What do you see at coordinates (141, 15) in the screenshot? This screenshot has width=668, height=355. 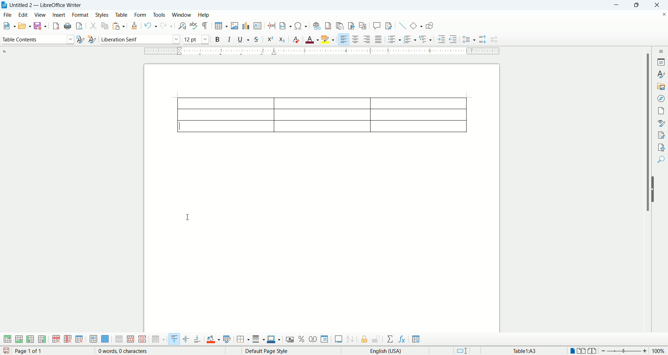 I see `form` at bounding box center [141, 15].